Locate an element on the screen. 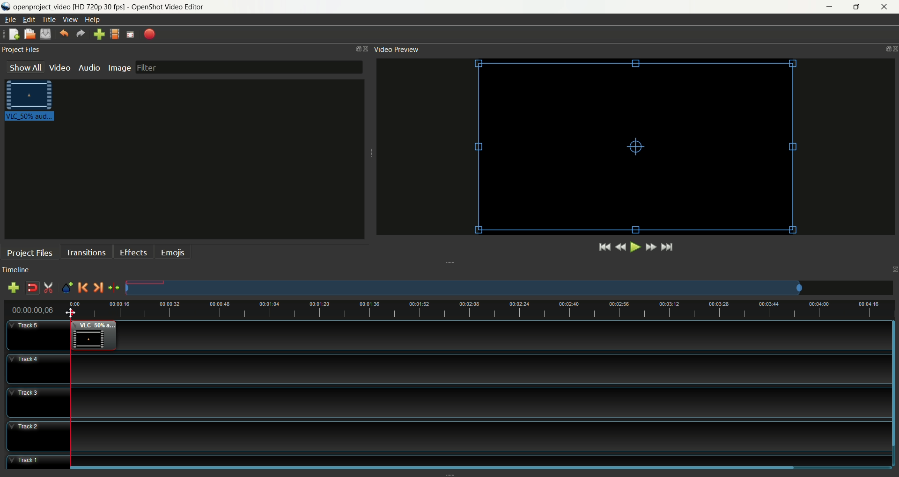 This screenshot has width=899, height=477. redo is located at coordinates (81, 33).